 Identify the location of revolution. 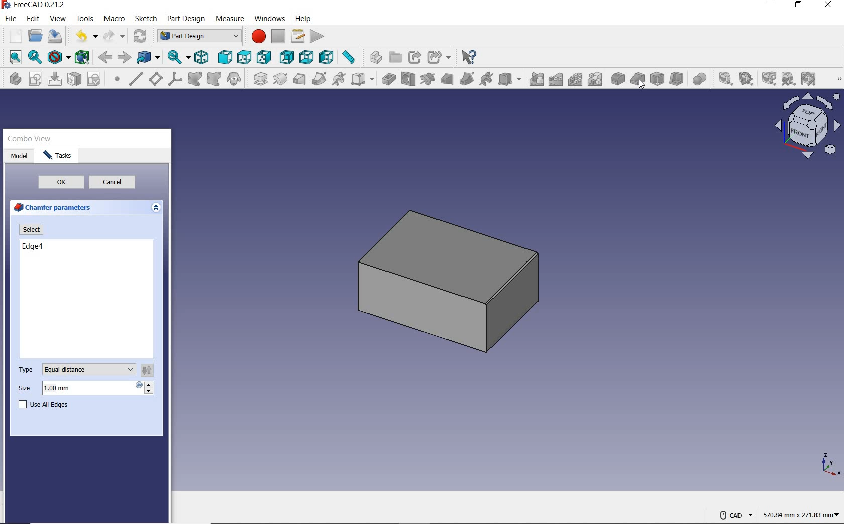
(281, 79).